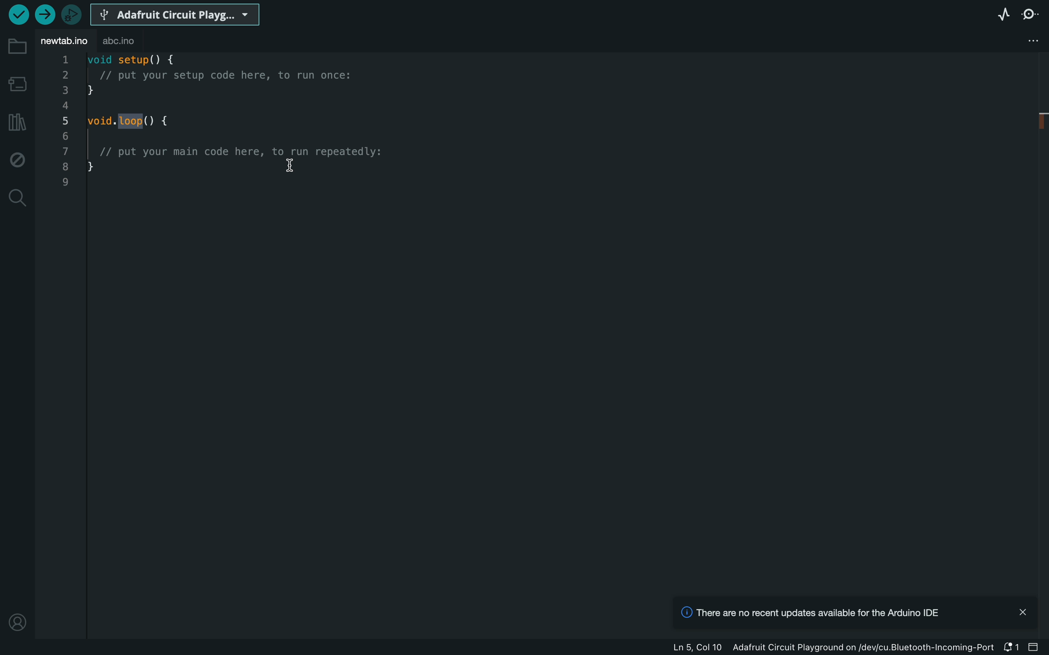 The width and height of the screenshot is (1049, 655). What do you see at coordinates (700, 648) in the screenshot?
I see `Ln 5, Col 10` at bounding box center [700, 648].